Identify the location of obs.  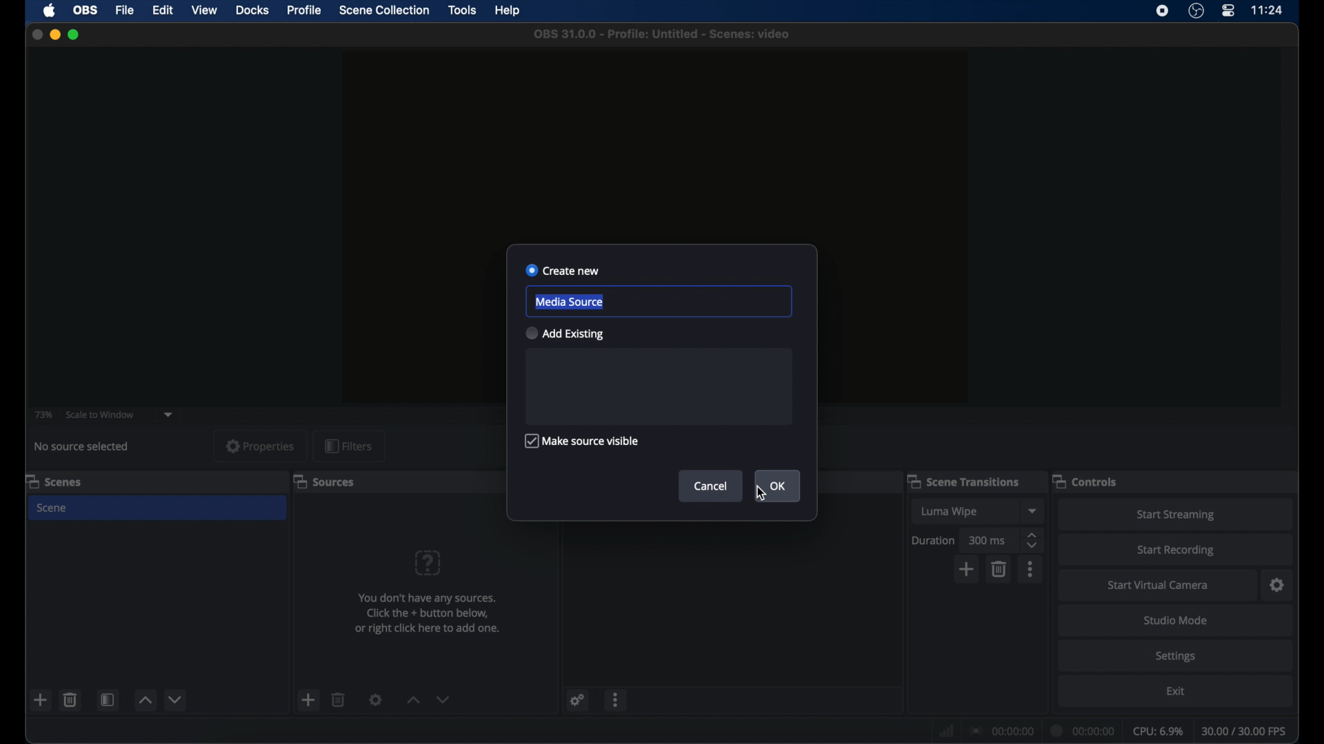
(87, 10).